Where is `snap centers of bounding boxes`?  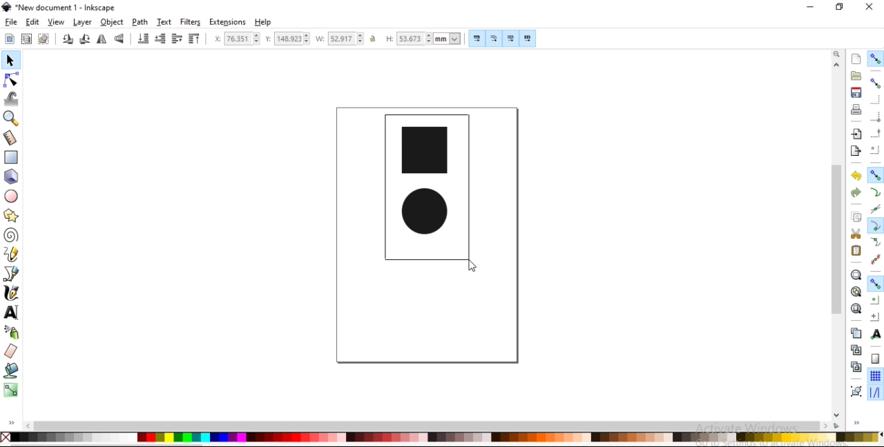 snap centers of bounding boxes is located at coordinates (874, 149).